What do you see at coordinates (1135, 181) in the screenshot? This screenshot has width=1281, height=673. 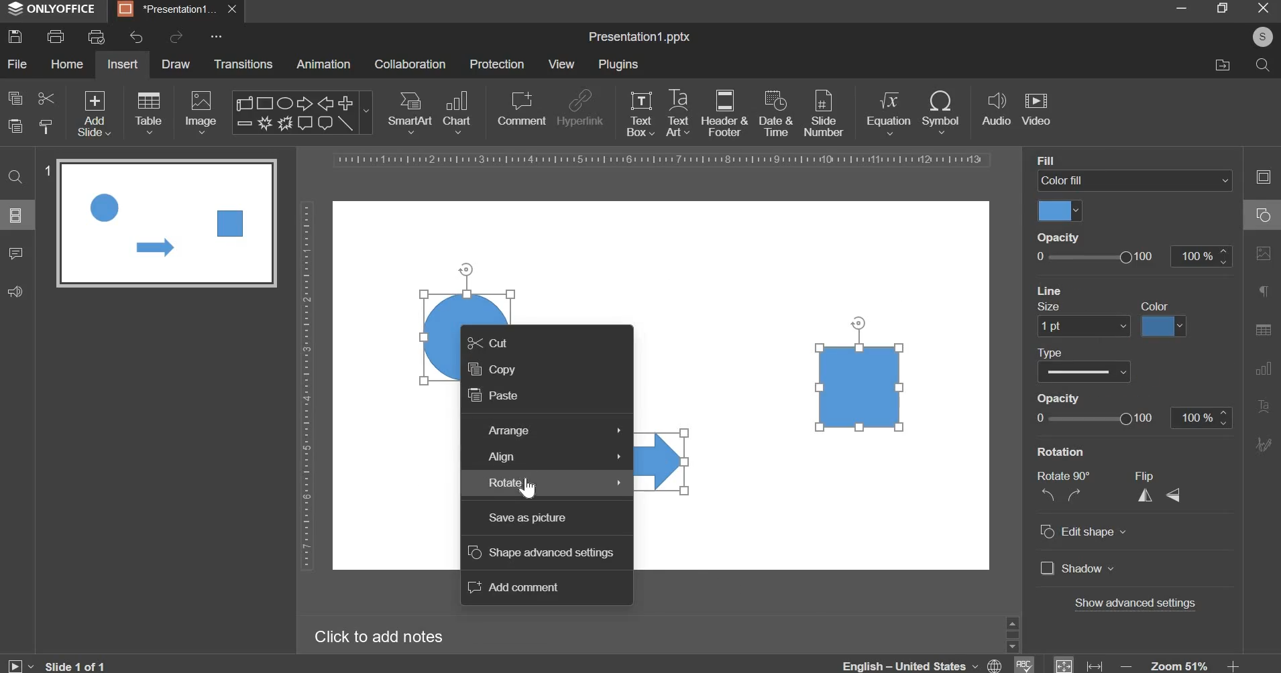 I see `background fill` at bounding box center [1135, 181].